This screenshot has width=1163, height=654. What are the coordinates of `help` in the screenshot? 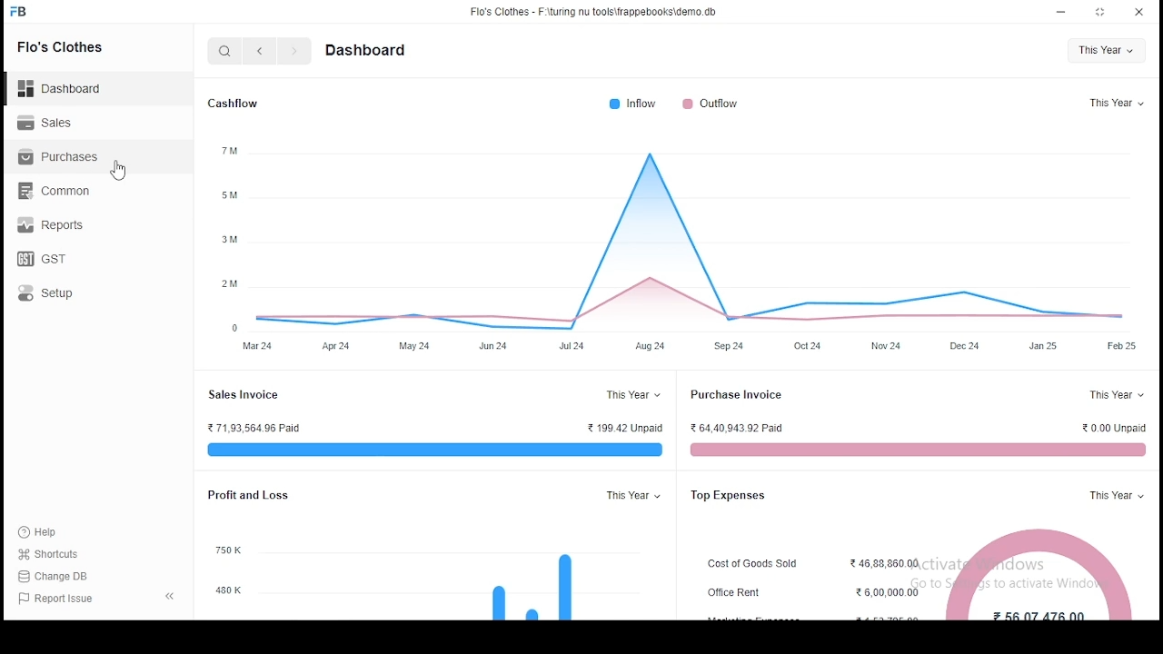 It's located at (42, 530).